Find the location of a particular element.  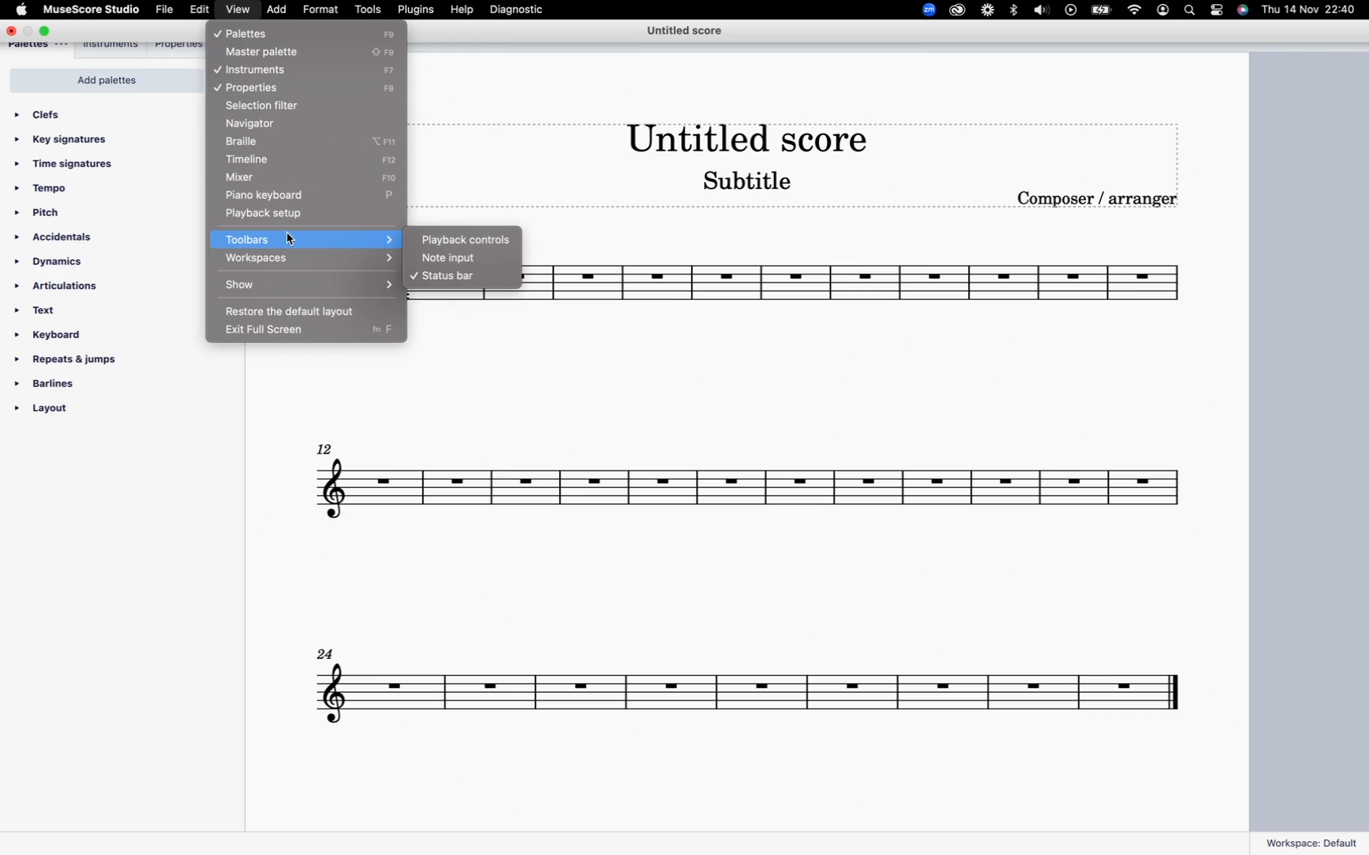

workspace: default is located at coordinates (1312, 839).